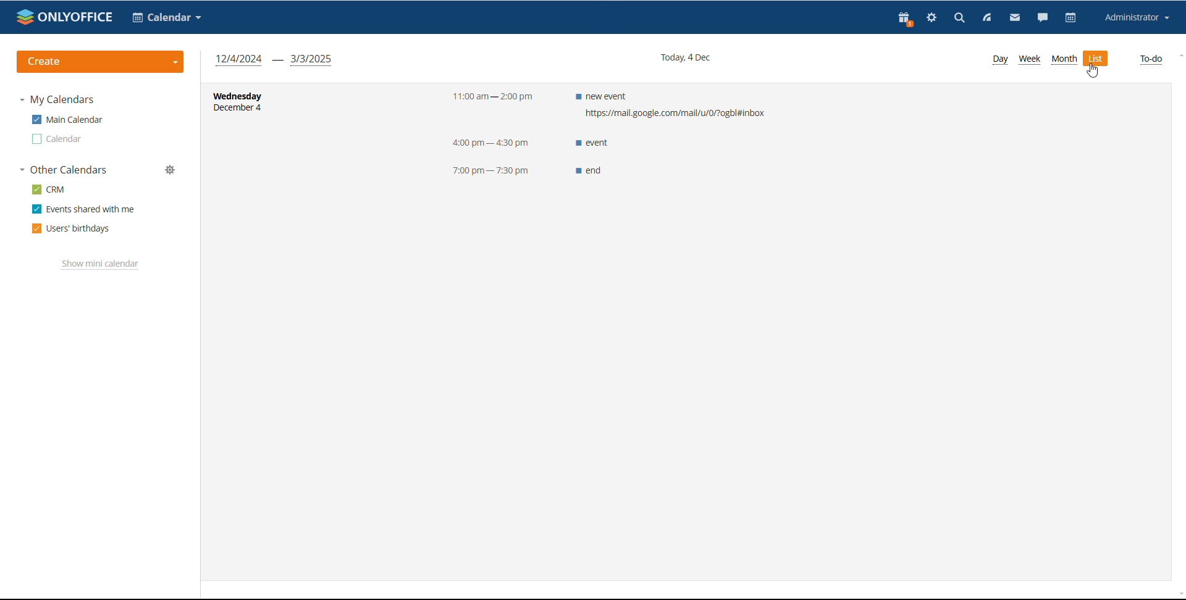 The width and height of the screenshot is (1186, 600). I want to click on crm, so click(49, 190).